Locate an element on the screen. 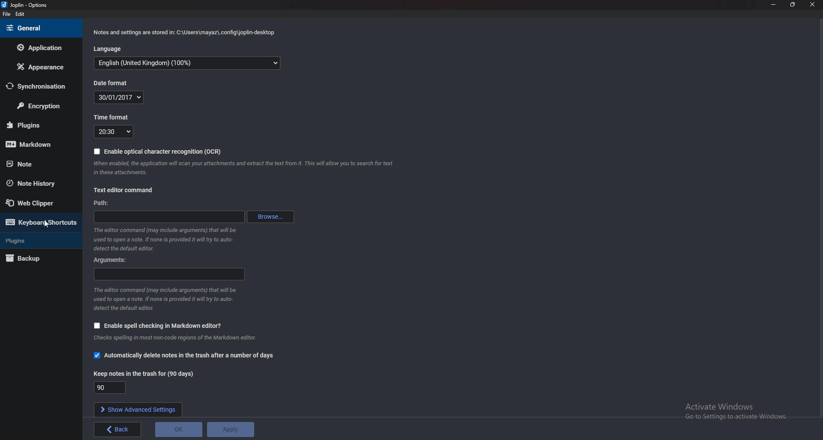 This screenshot has height=440, width=823. Keep notes in the trash for is located at coordinates (110, 387).